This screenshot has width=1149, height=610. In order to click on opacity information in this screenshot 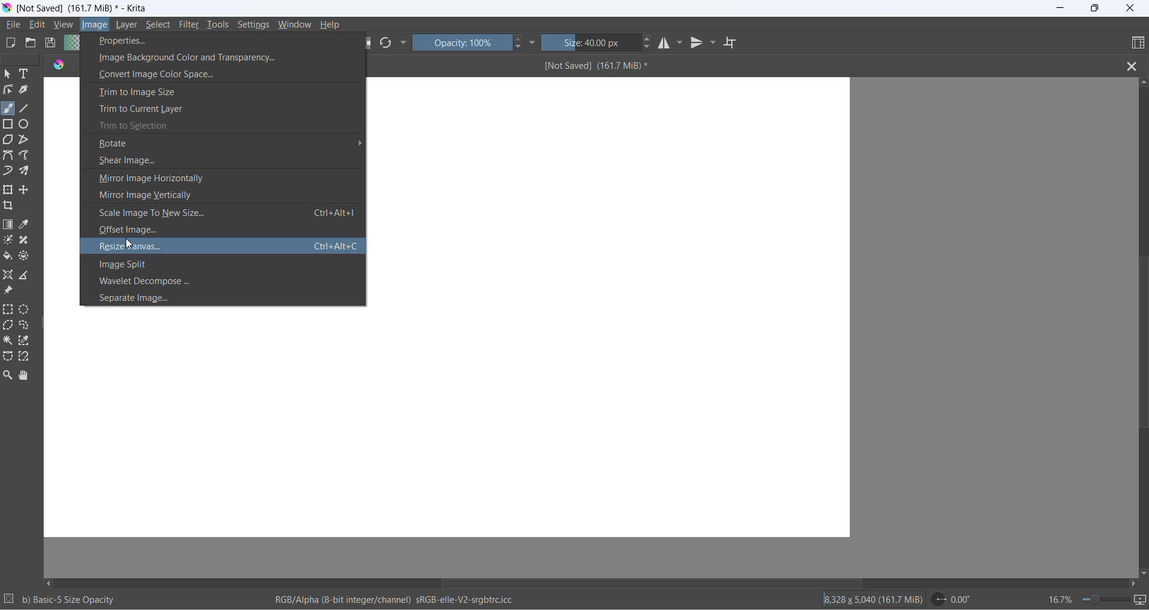, I will do `click(70, 600)`.